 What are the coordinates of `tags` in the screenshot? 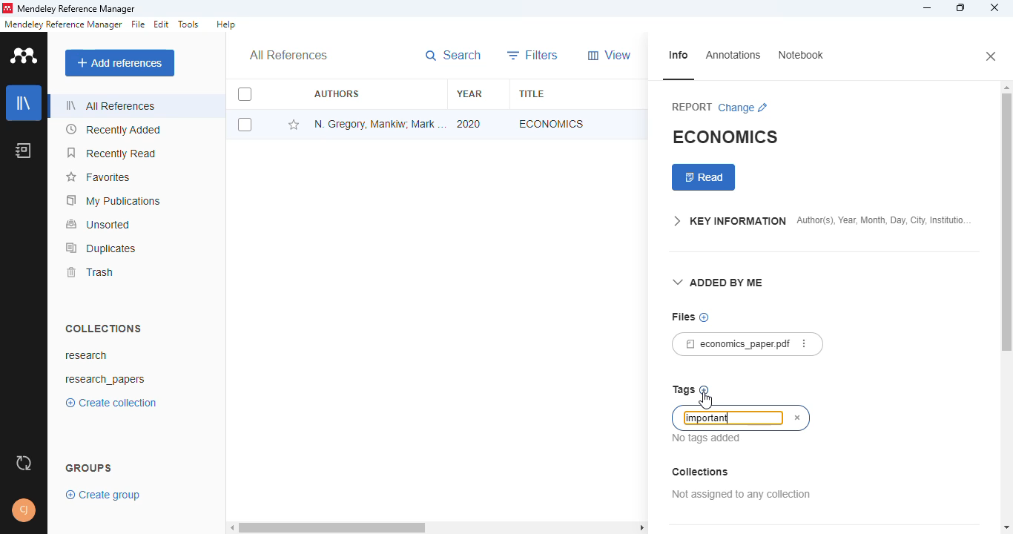 It's located at (683, 390).